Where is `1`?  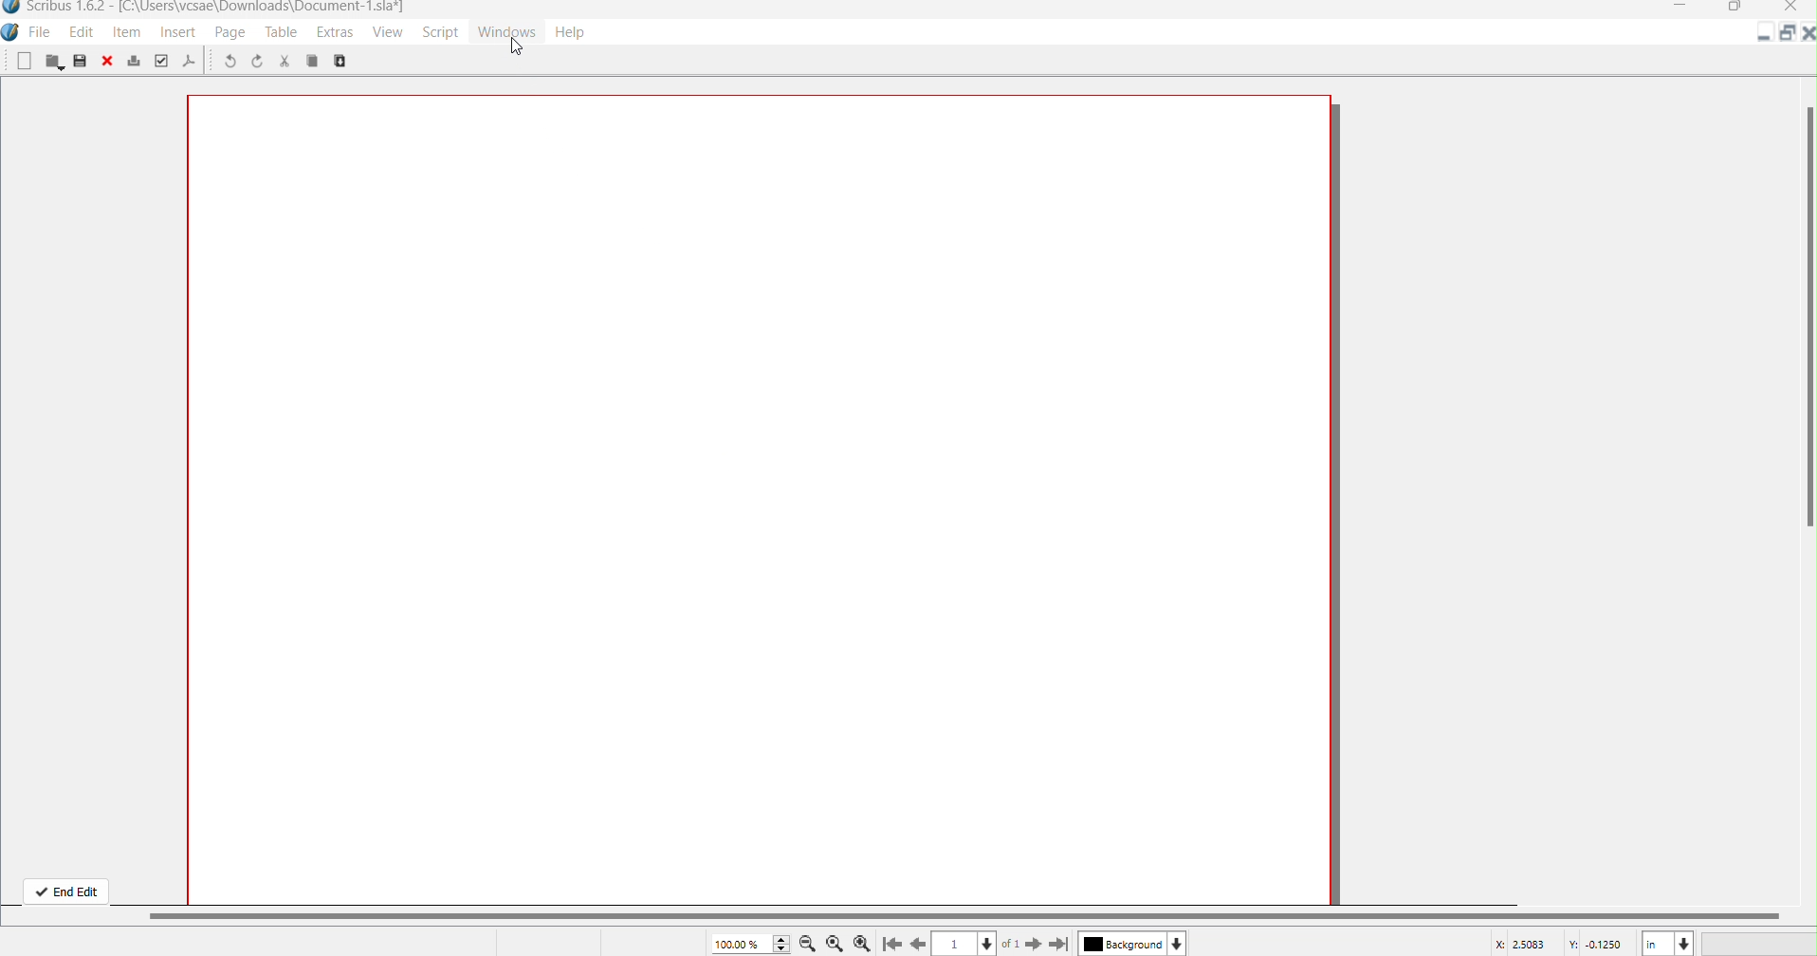
1 is located at coordinates (955, 944).